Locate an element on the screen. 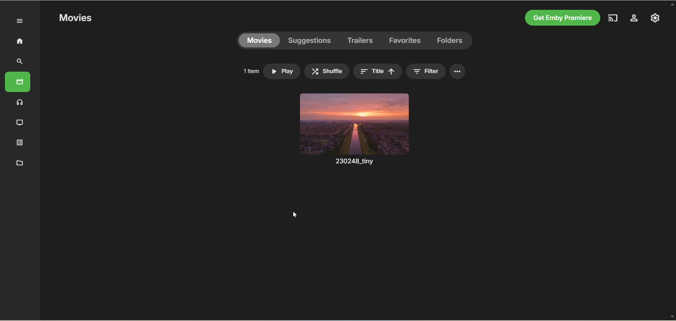  title is located at coordinates (378, 71).